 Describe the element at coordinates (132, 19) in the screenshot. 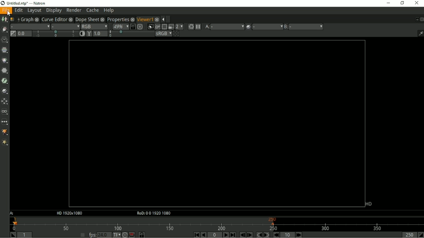

I see `close` at that location.